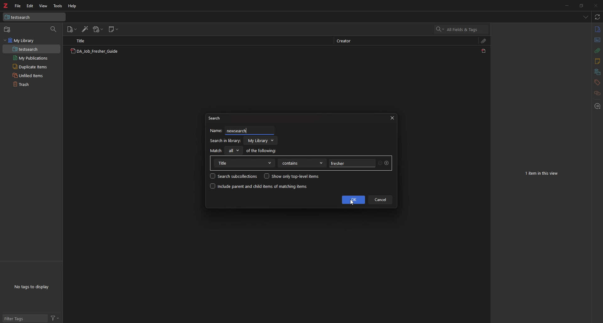 Image resolution: width=603 pixels, height=323 pixels. What do you see at coordinates (5, 6) in the screenshot?
I see `zotero` at bounding box center [5, 6].